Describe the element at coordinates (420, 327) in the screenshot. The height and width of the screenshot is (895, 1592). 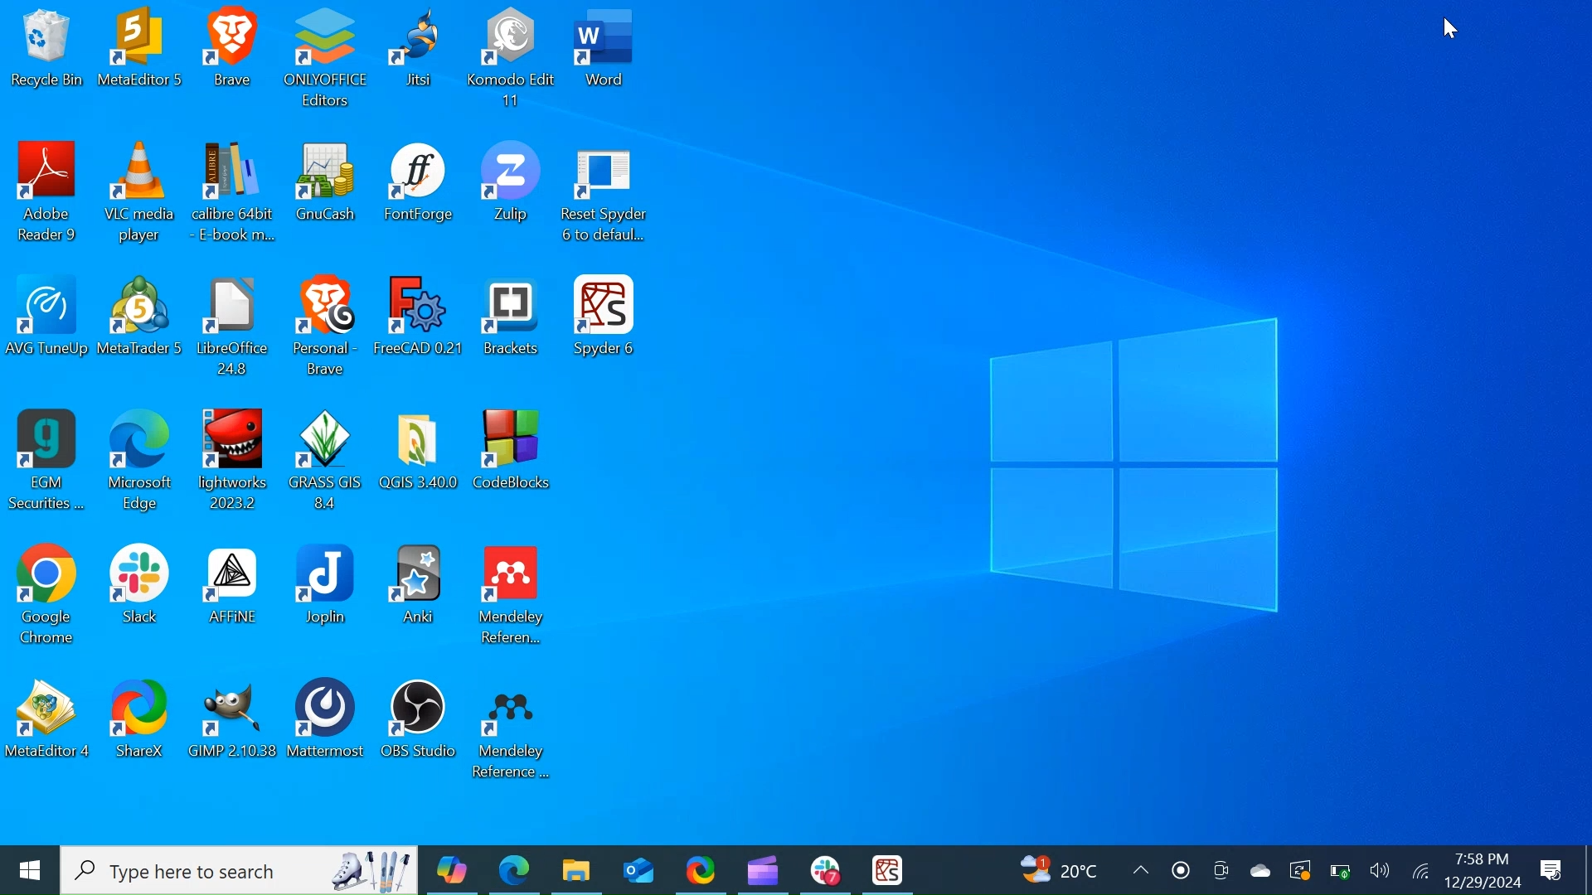
I see `FreeCAD` at that location.